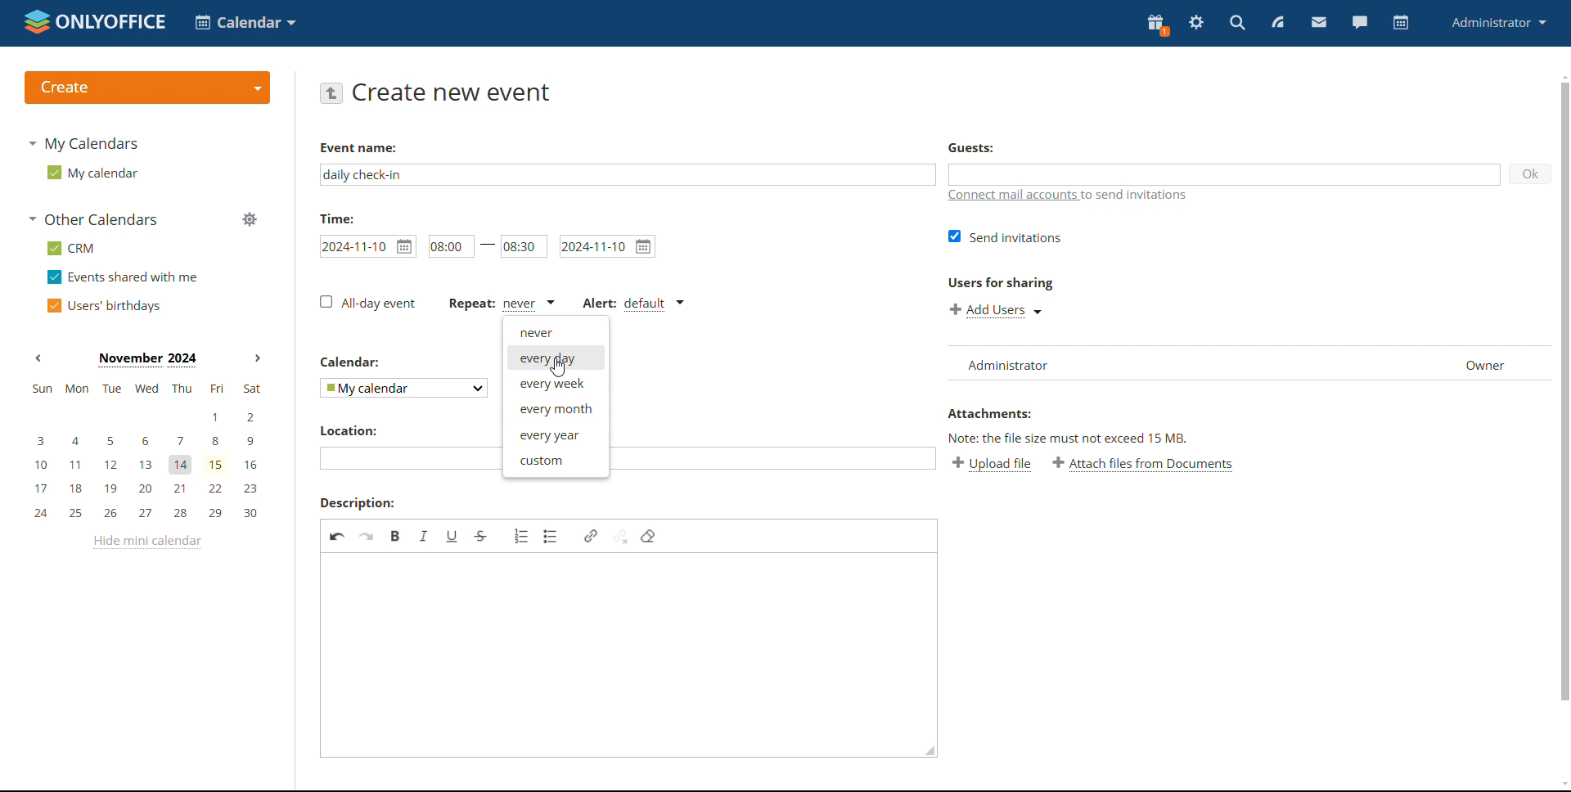 The image size is (1571, 792). Describe the element at coordinates (1006, 236) in the screenshot. I see `send invitations` at that location.